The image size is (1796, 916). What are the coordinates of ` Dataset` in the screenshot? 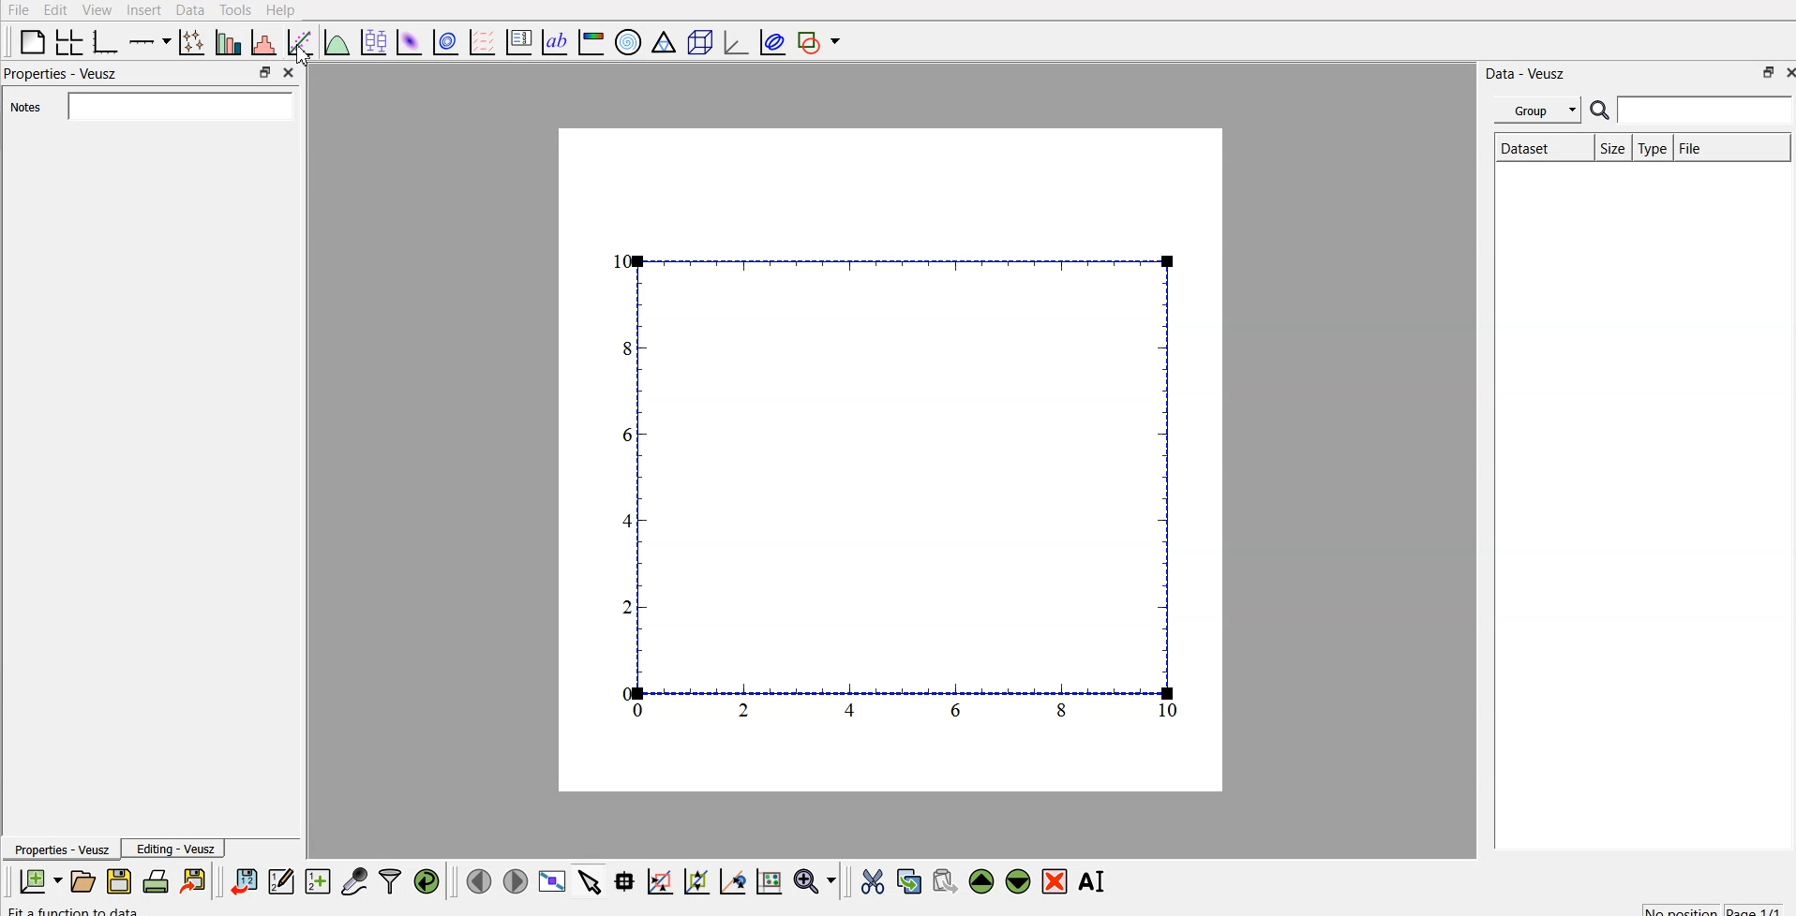 It's located at (1544, 147).